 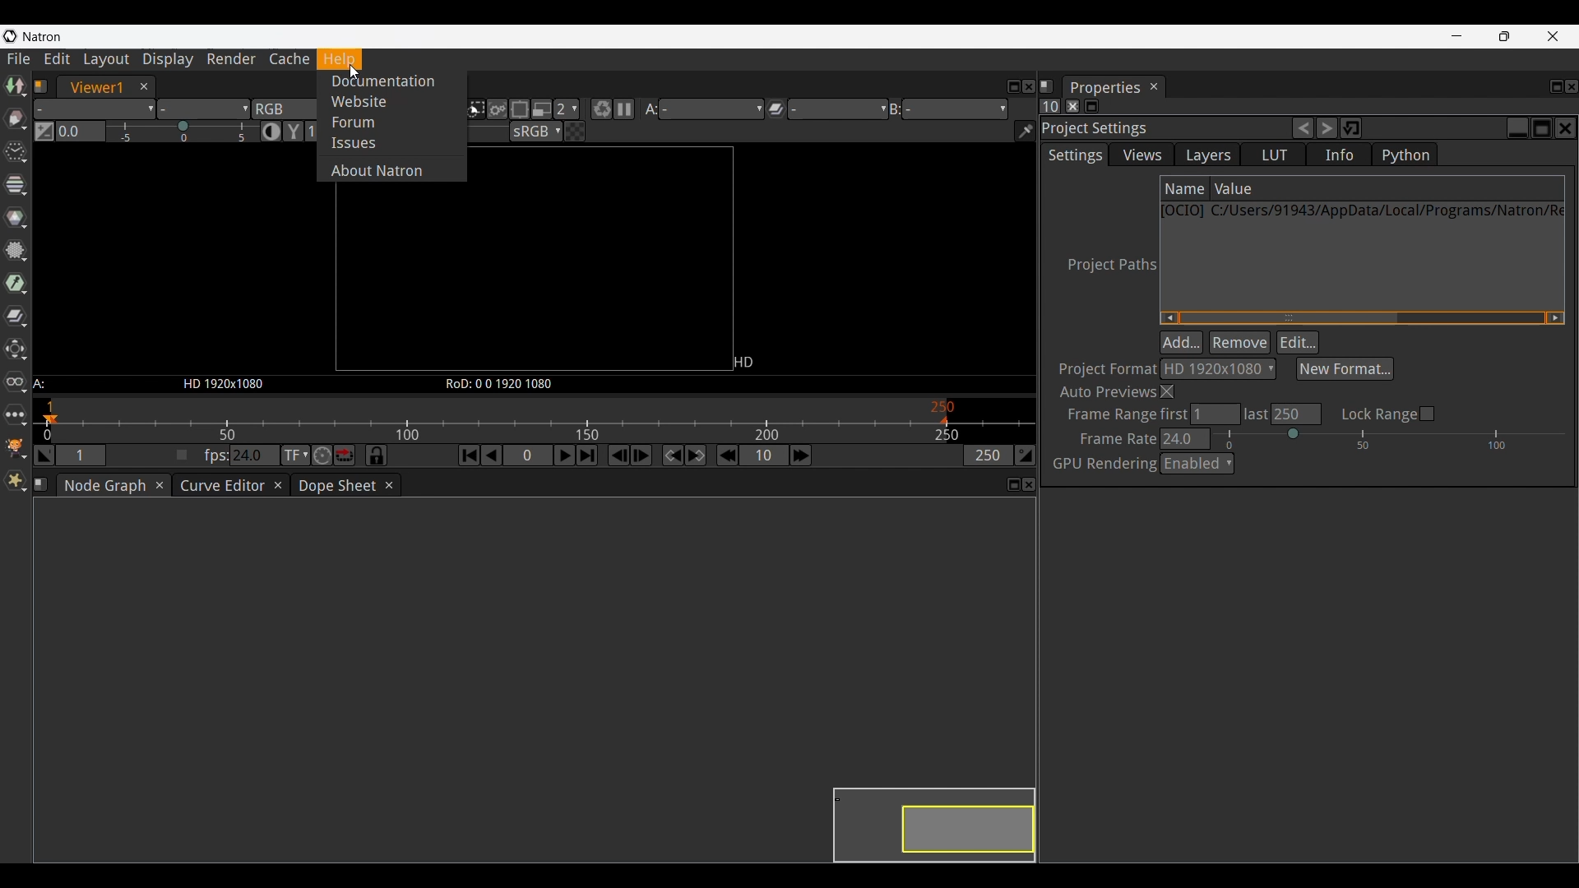 I want to click on Undo, so click(x=1303, y=128).